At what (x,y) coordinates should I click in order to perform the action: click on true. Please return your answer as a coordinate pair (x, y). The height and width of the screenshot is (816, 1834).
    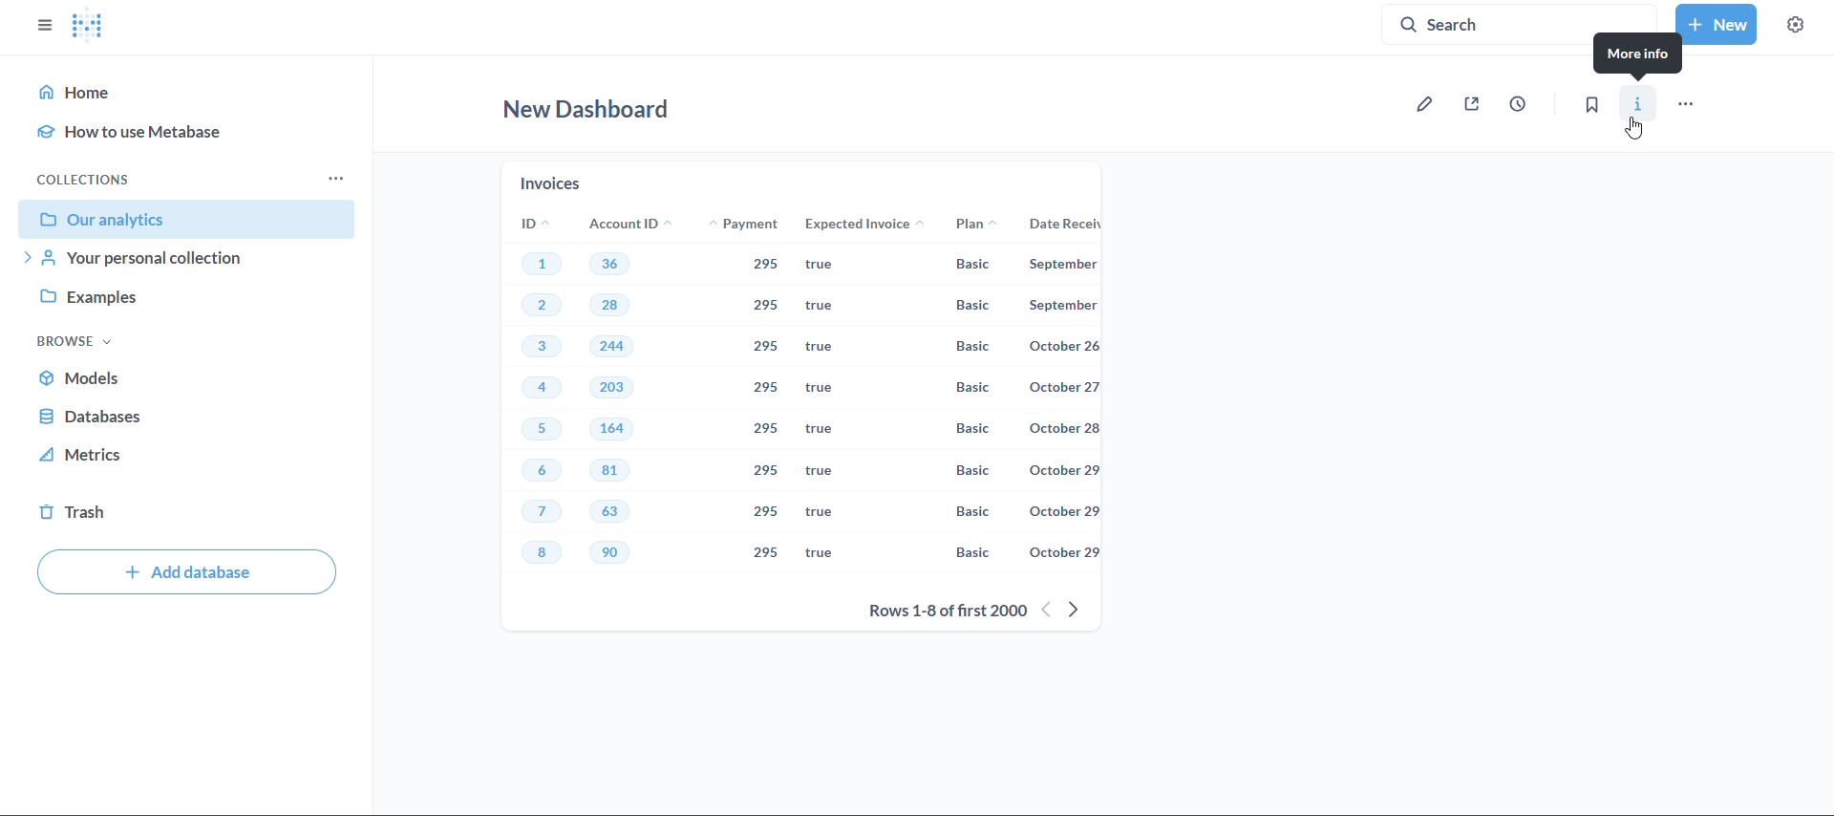
    Looking at the image, I should click on (830, 306).